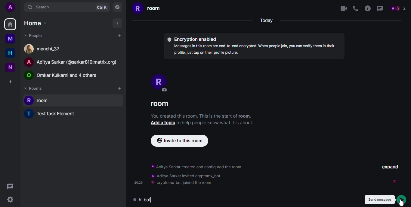  Describe the element at coordinates (69, 76) in the screenshot. I see `Omkar Kulkarni and 4 others` at that location.